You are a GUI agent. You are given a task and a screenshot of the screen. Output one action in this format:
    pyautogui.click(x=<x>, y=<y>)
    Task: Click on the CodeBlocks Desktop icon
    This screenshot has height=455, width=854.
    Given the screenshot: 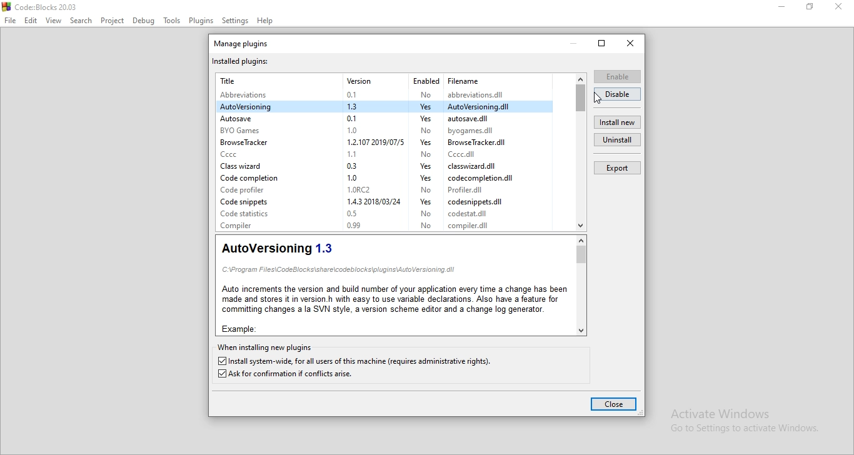 What is the action you would take?
    pyautogui.click(x=6, y=6)
    